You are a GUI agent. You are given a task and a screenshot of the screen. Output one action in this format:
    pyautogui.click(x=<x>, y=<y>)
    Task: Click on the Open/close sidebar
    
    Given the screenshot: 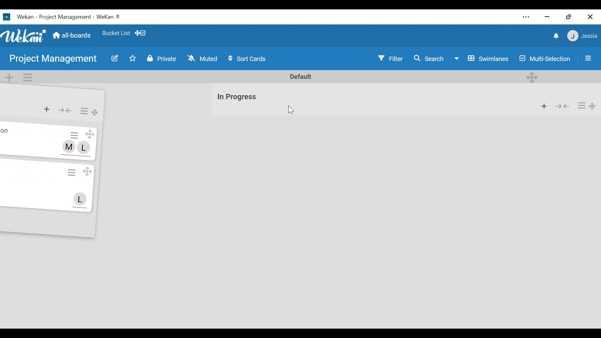 What is the action you would take?
    pyautogui.click(x=588, y=58)
    